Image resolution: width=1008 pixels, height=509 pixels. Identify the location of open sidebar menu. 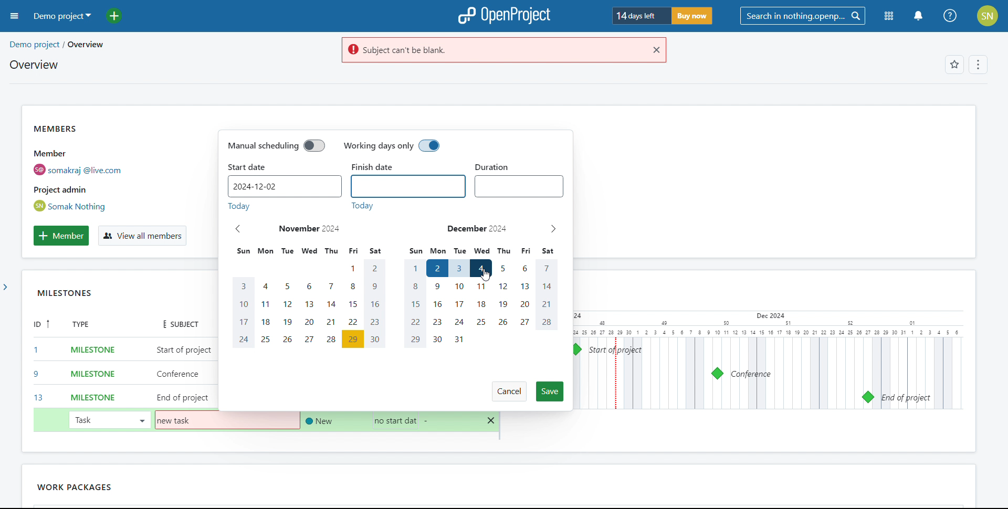
(15, 16).